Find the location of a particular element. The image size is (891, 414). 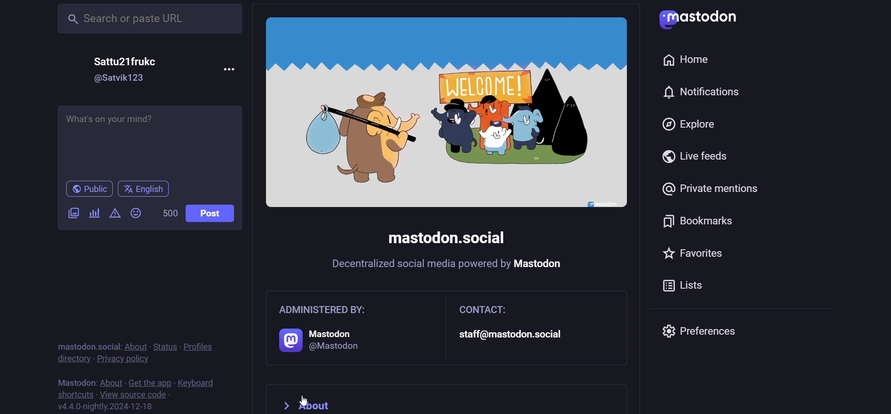

profiles is located at coordinates (201, 345).